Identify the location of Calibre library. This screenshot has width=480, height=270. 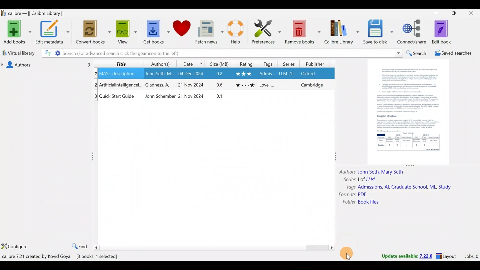
(40, 14).